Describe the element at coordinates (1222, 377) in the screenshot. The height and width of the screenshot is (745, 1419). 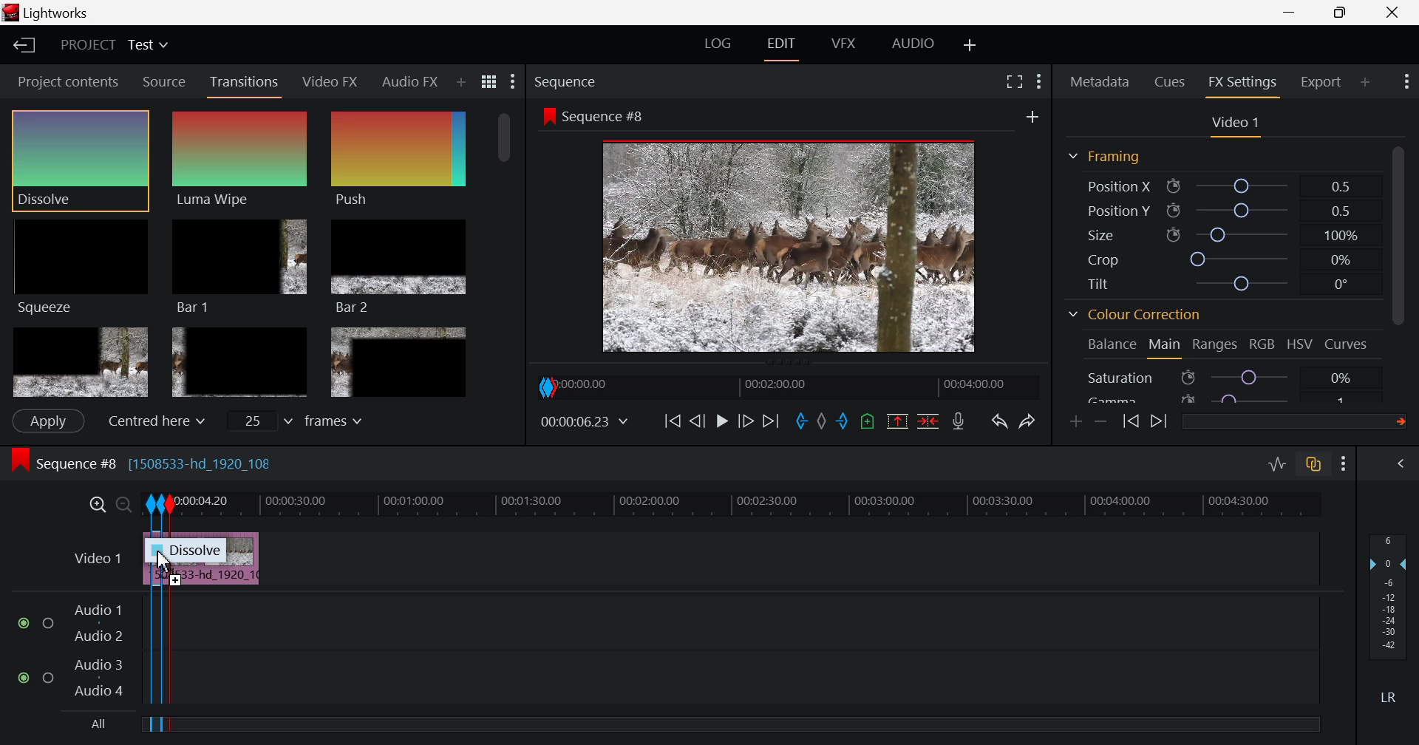
I see `Saturation` at that location.